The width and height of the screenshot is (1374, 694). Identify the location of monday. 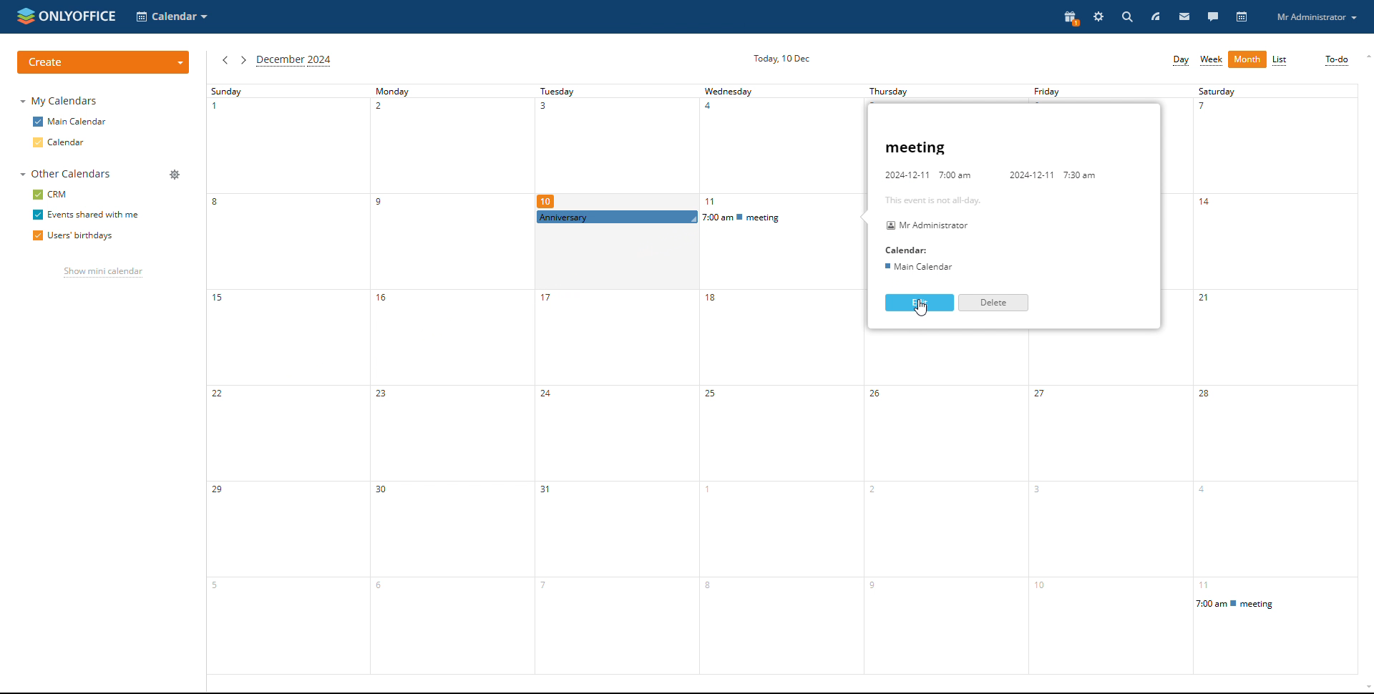
(444, 379).